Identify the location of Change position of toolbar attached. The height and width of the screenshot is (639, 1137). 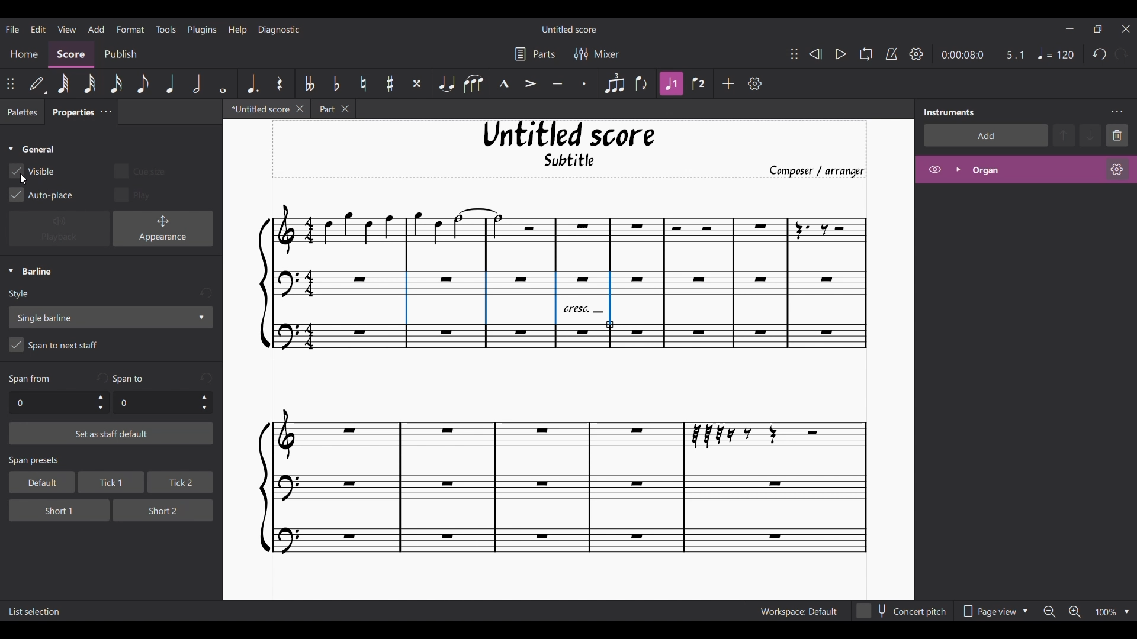
(794, 54).